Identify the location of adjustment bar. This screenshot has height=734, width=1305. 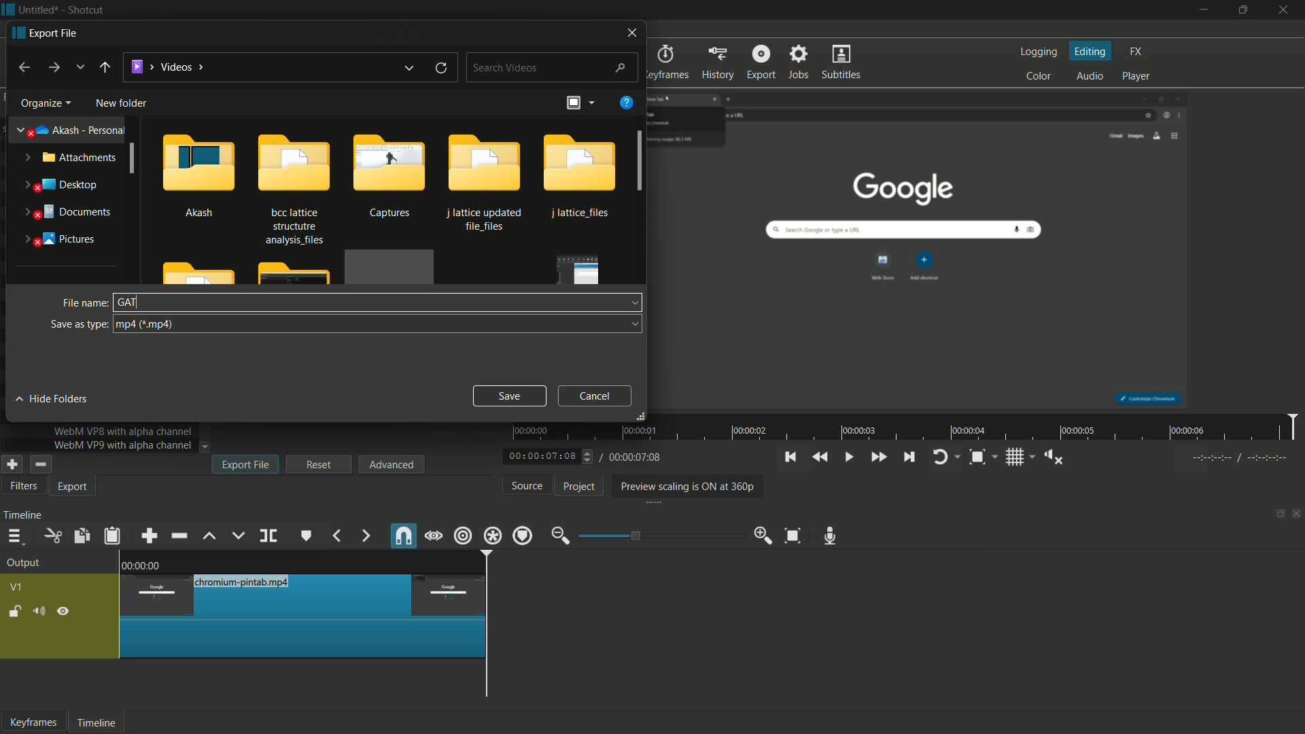
(662, 536).